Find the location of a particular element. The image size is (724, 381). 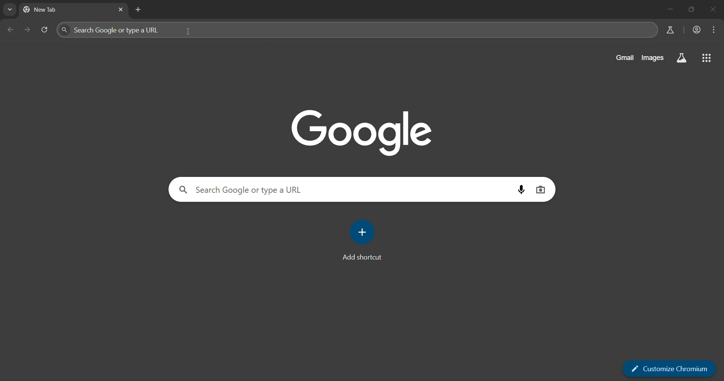

current tab is located at coordinates (58, 11).